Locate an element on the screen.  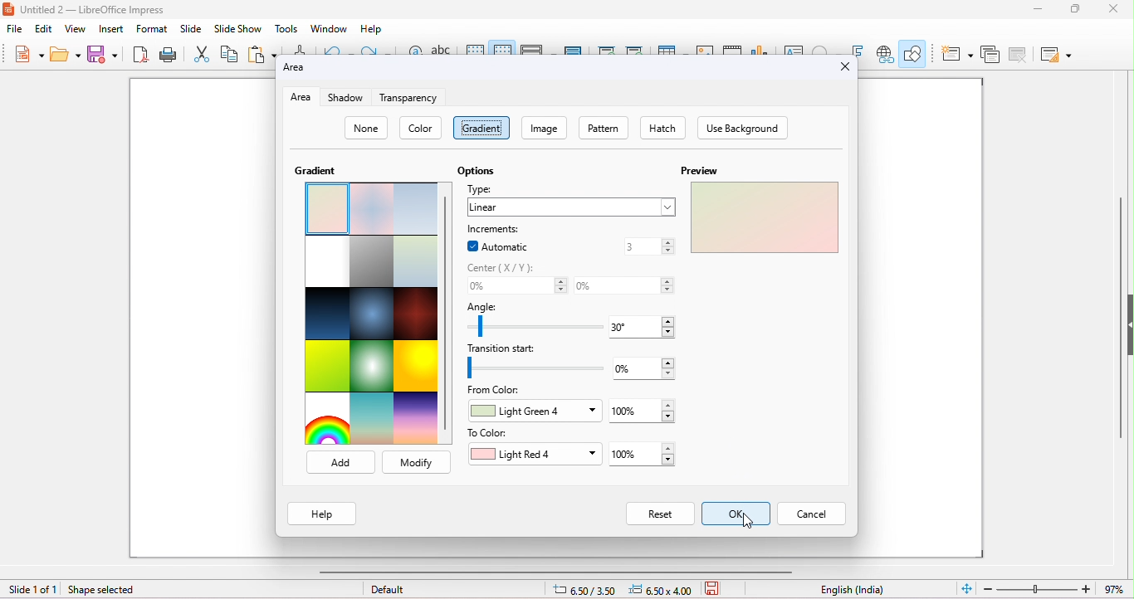
transparency is located at coordinates (408, 97).